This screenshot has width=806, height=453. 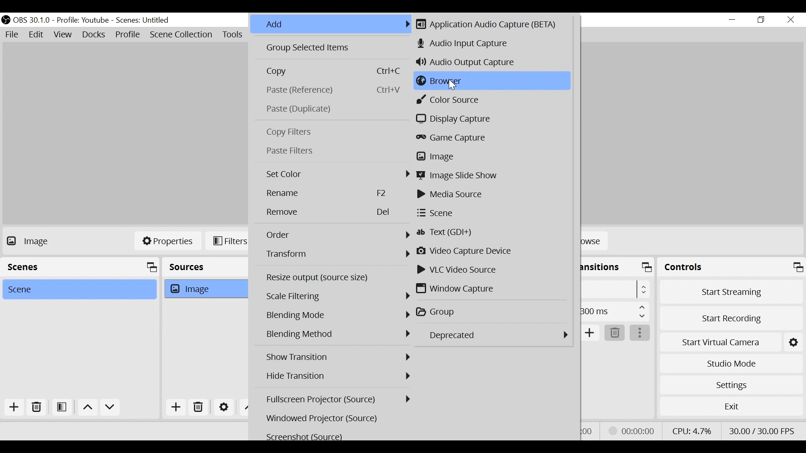 What do you see at coordinates (89, 408) in the screenshot?
I see `move up` at bounding box center [89, 408].